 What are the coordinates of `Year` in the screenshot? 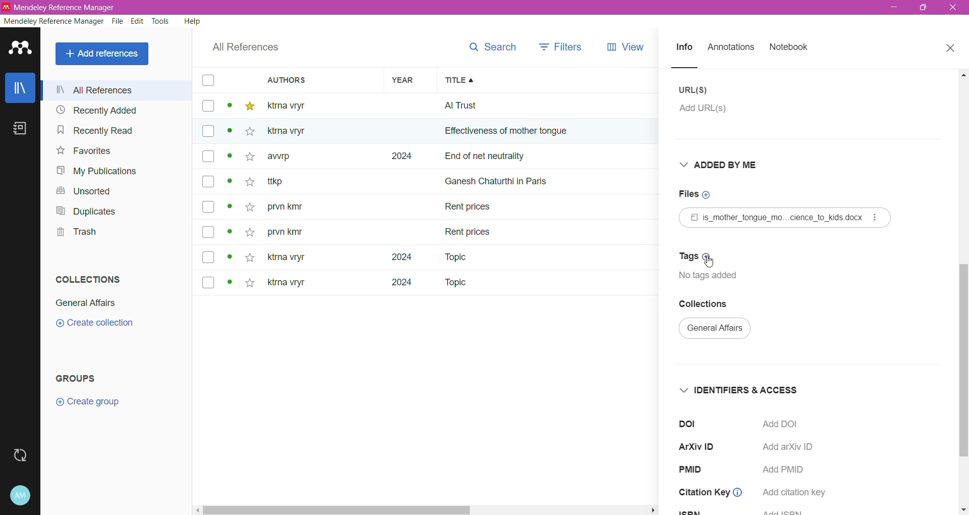 It's located at (406, 80).